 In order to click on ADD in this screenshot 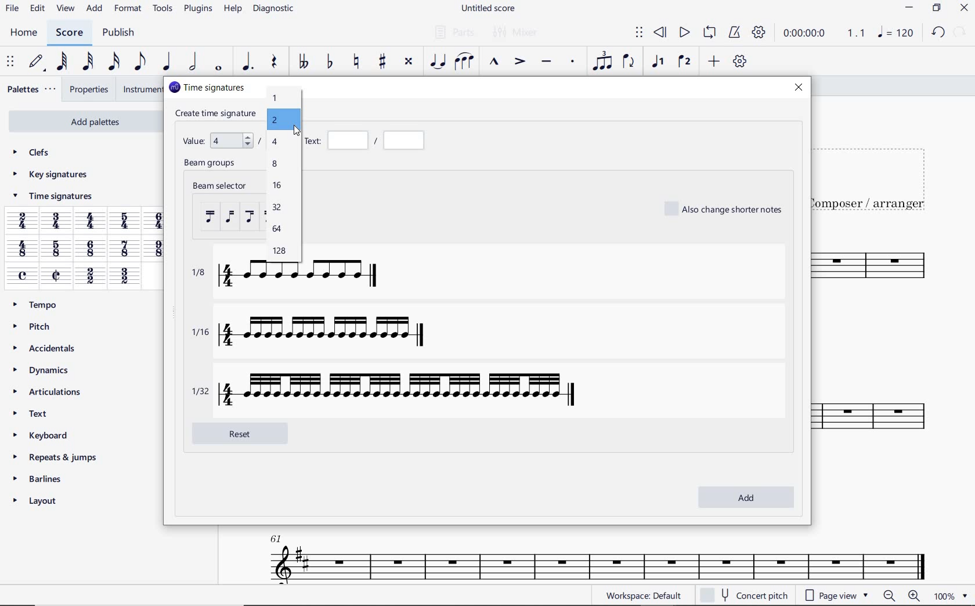, I will do `click(714, 61)`.